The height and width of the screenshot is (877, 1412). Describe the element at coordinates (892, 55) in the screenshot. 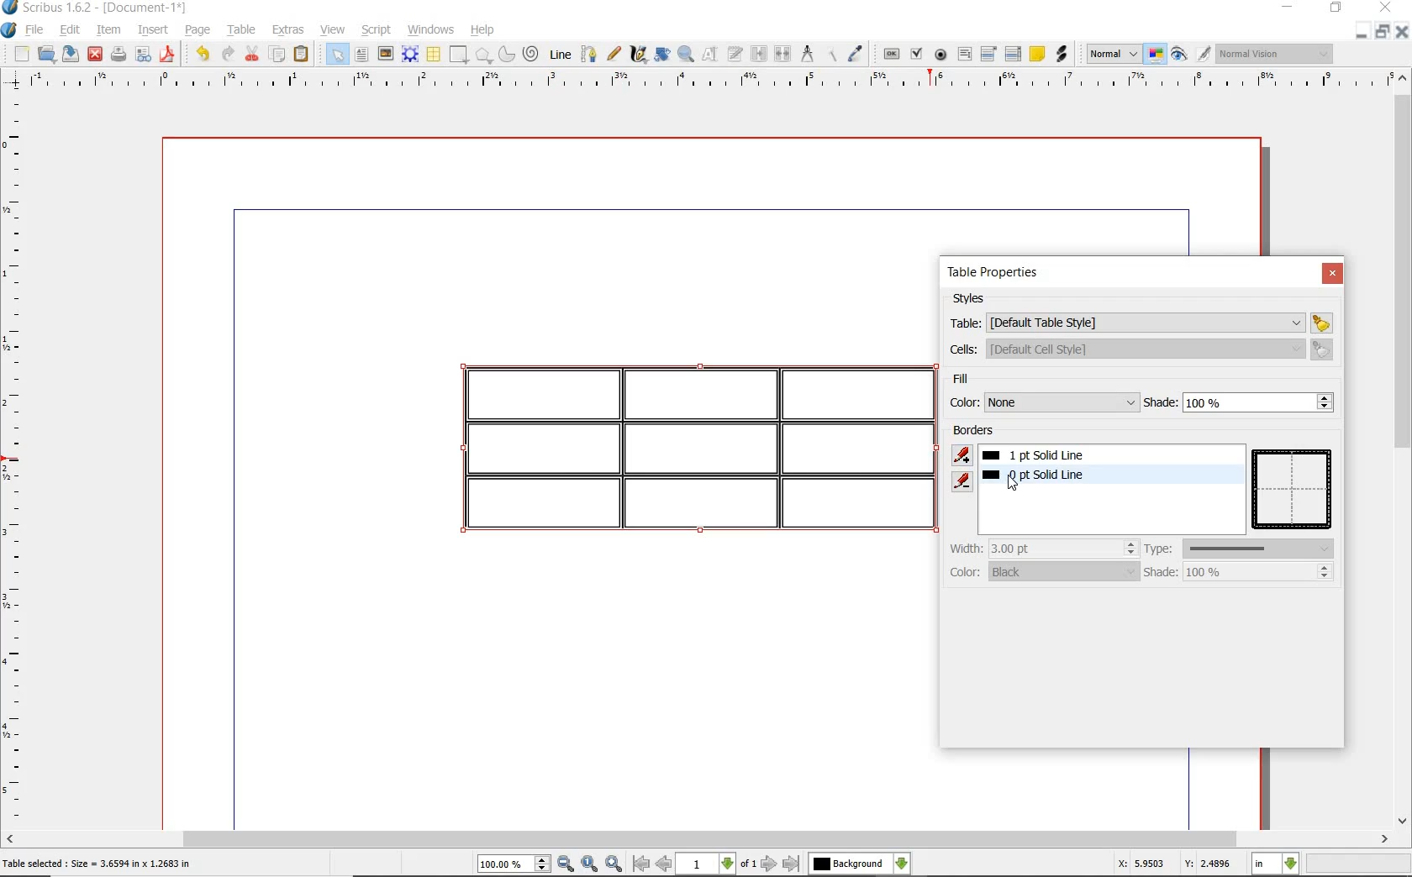

I see `pdf push button` at that location.